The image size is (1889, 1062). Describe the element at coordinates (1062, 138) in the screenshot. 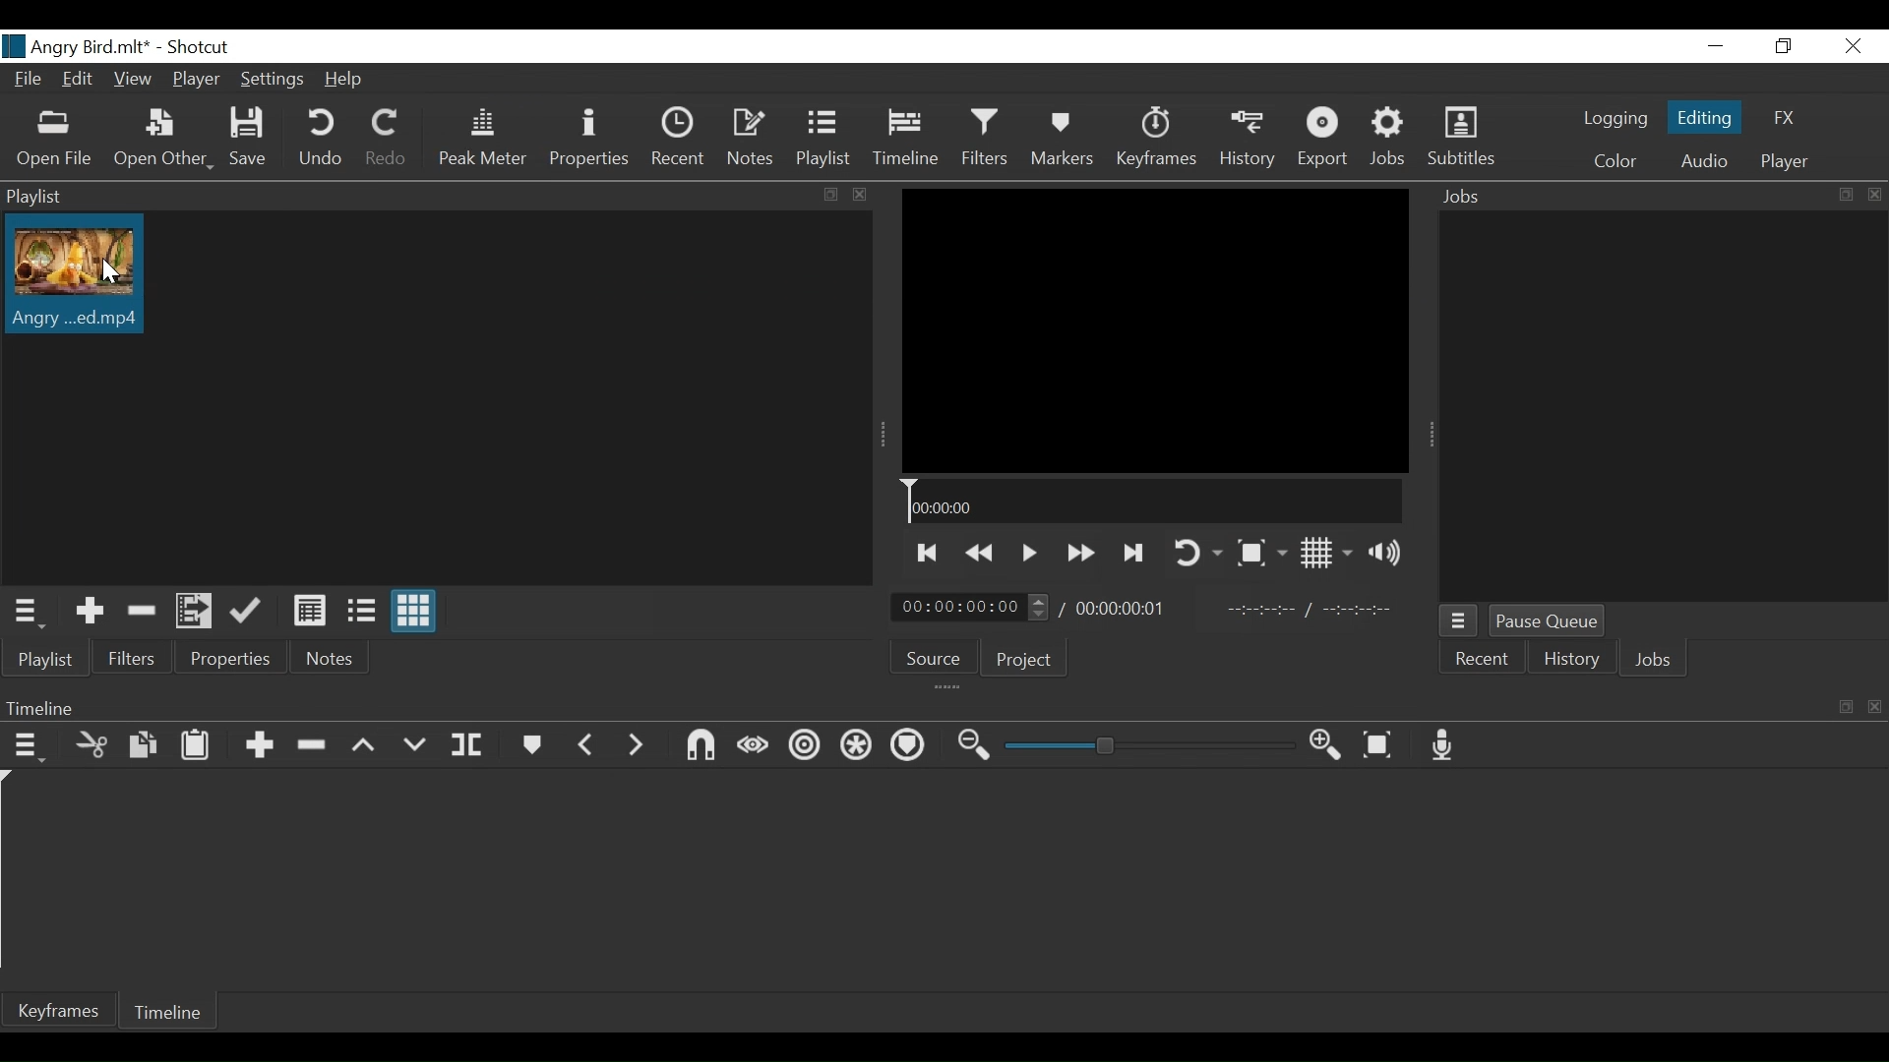

I see `Markers` at that location.